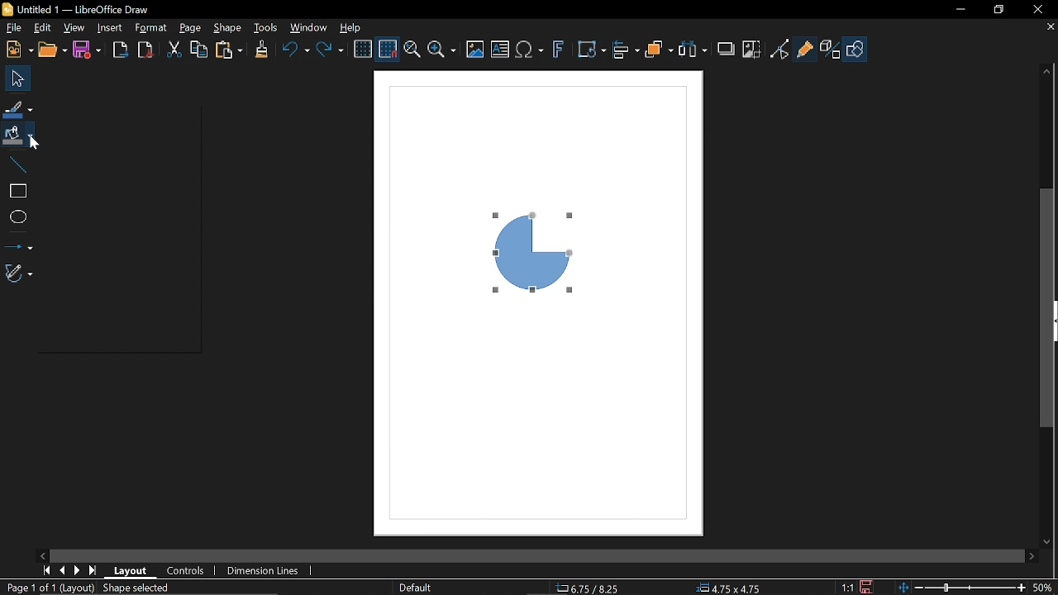 The image size is (1058, 595). I want to click on Crop, so click(752, 50).